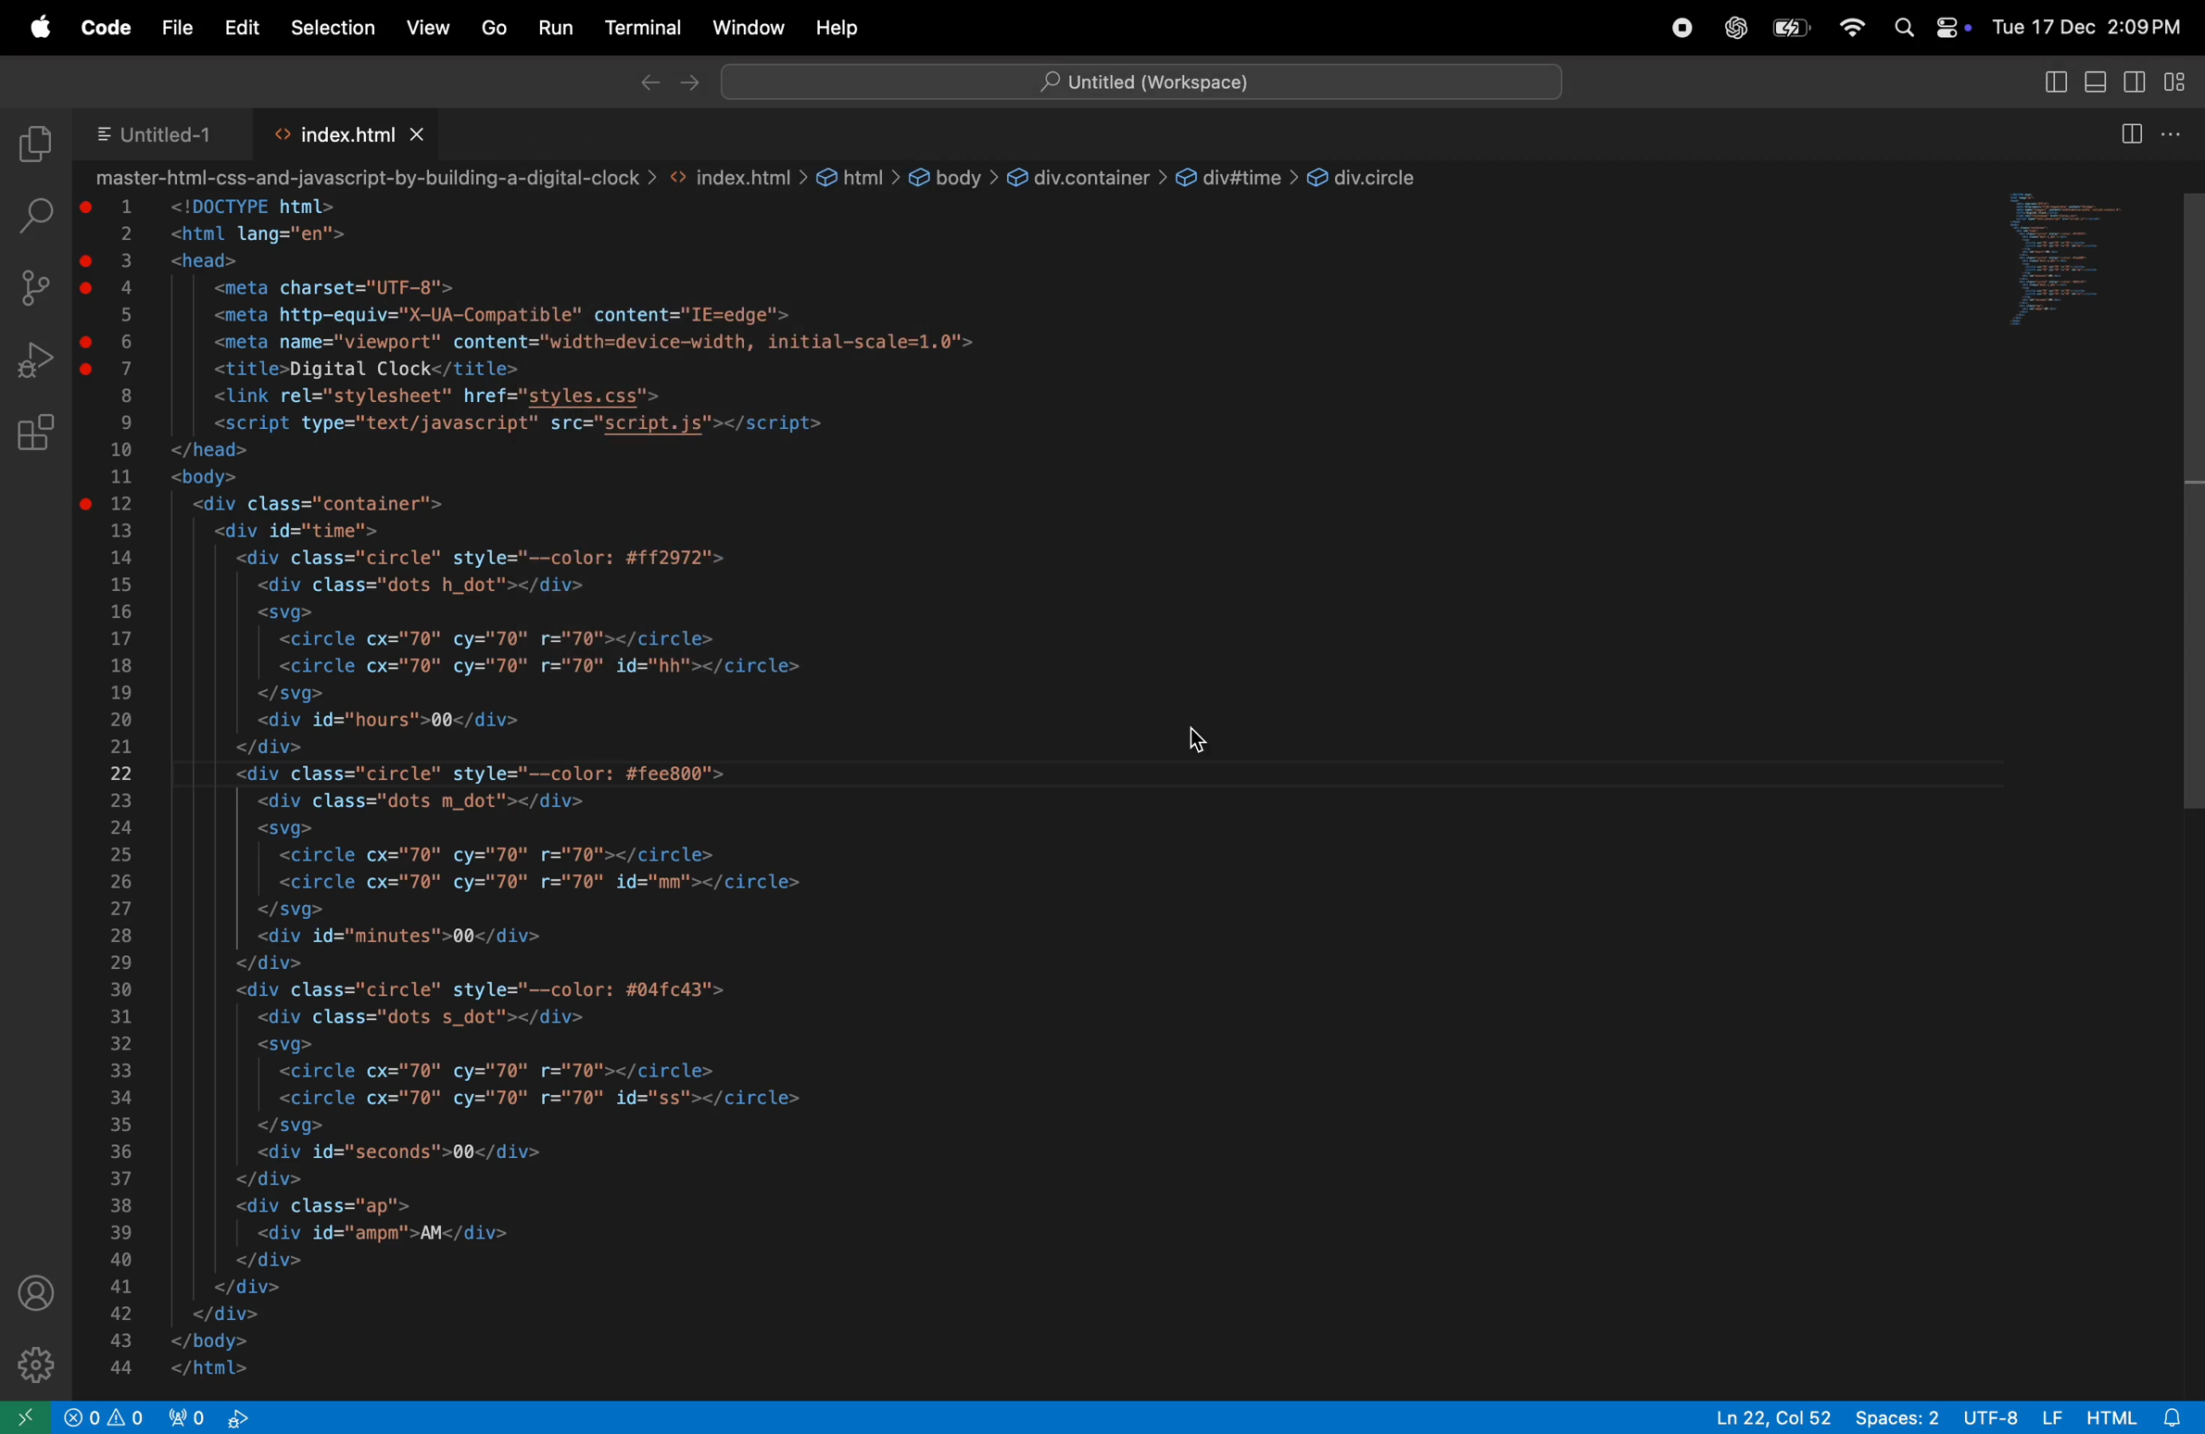 The image size is (2205, 1434). What do you see at coordinates (87, 357) in the screenshot?
I see `breakpoints` at bounding box center [87, 357].